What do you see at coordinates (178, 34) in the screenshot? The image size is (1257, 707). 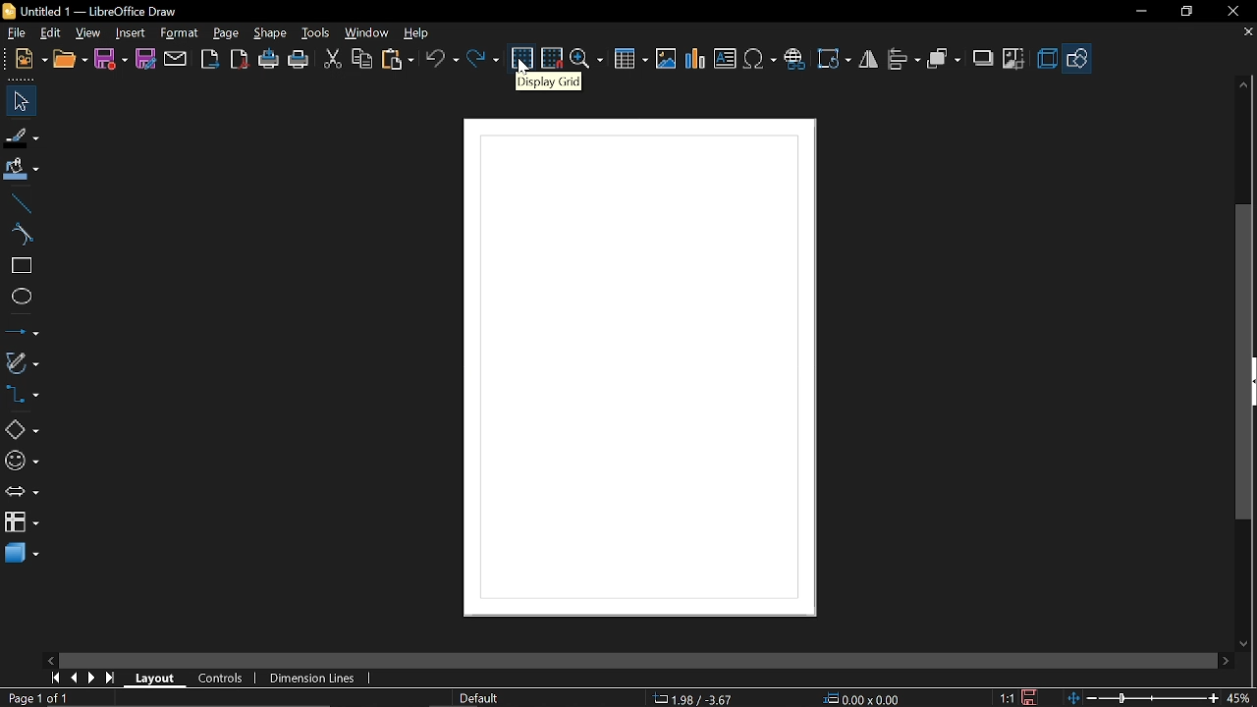 I see `Format` at bounding box center [178, 34].